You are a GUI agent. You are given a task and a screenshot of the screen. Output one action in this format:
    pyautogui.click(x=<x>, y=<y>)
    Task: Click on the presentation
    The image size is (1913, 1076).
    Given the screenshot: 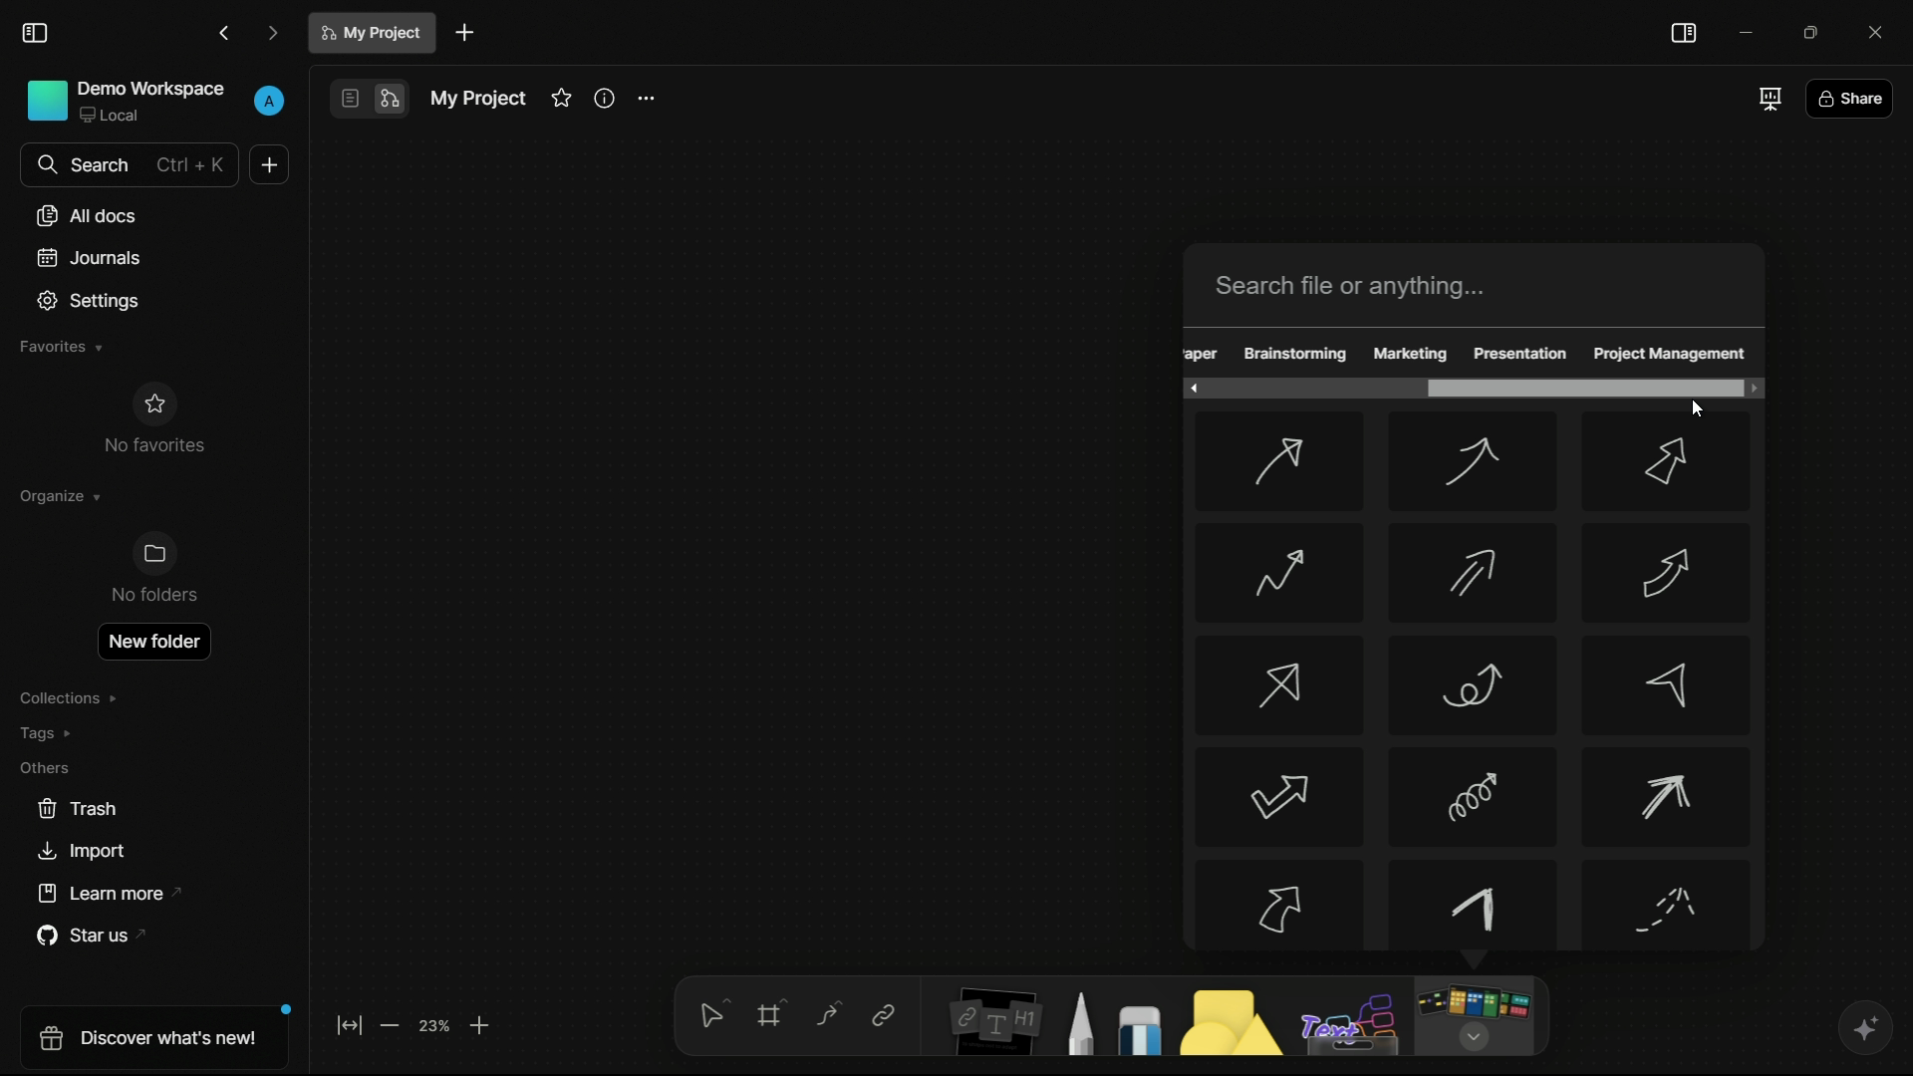 What is the action you would take?
    pyautogui.click(x=1518, y=353)
    